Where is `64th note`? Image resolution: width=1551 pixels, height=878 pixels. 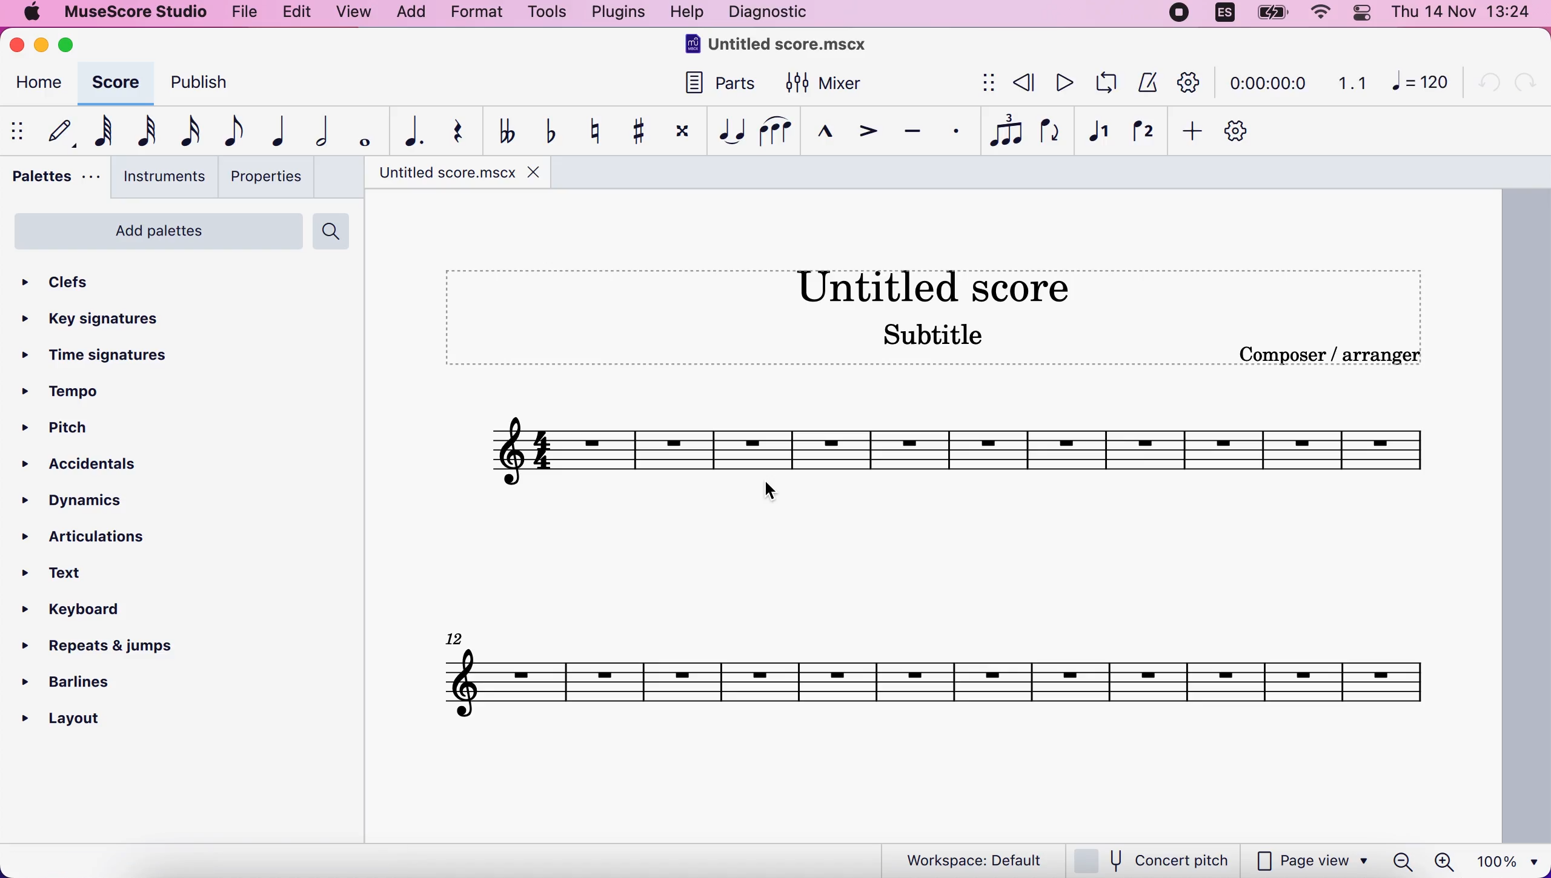
64th note is located at coordinates (101, 130).